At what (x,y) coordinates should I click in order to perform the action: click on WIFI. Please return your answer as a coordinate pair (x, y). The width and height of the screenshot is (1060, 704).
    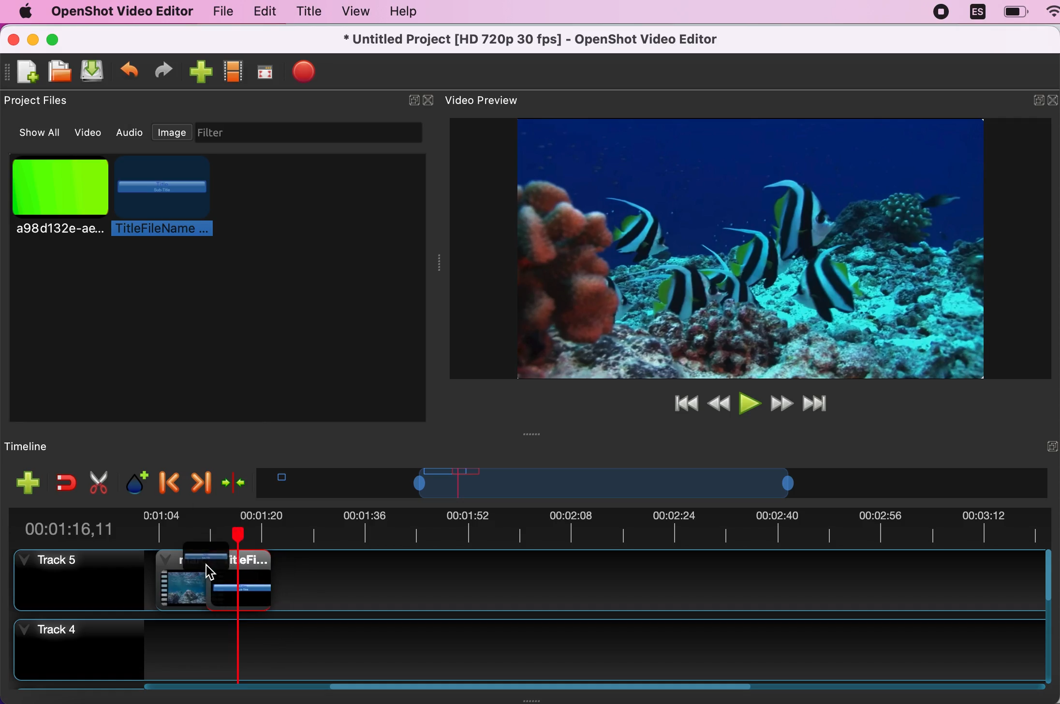
    Looking at the image, I should click on (1053, 11).